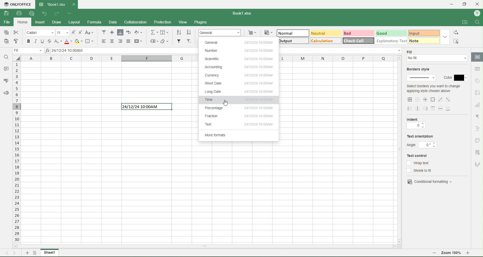  What do you see at coordinates (430, 181) in the screenshot?
I see `condition formatting` at bounding box center [430, 181].